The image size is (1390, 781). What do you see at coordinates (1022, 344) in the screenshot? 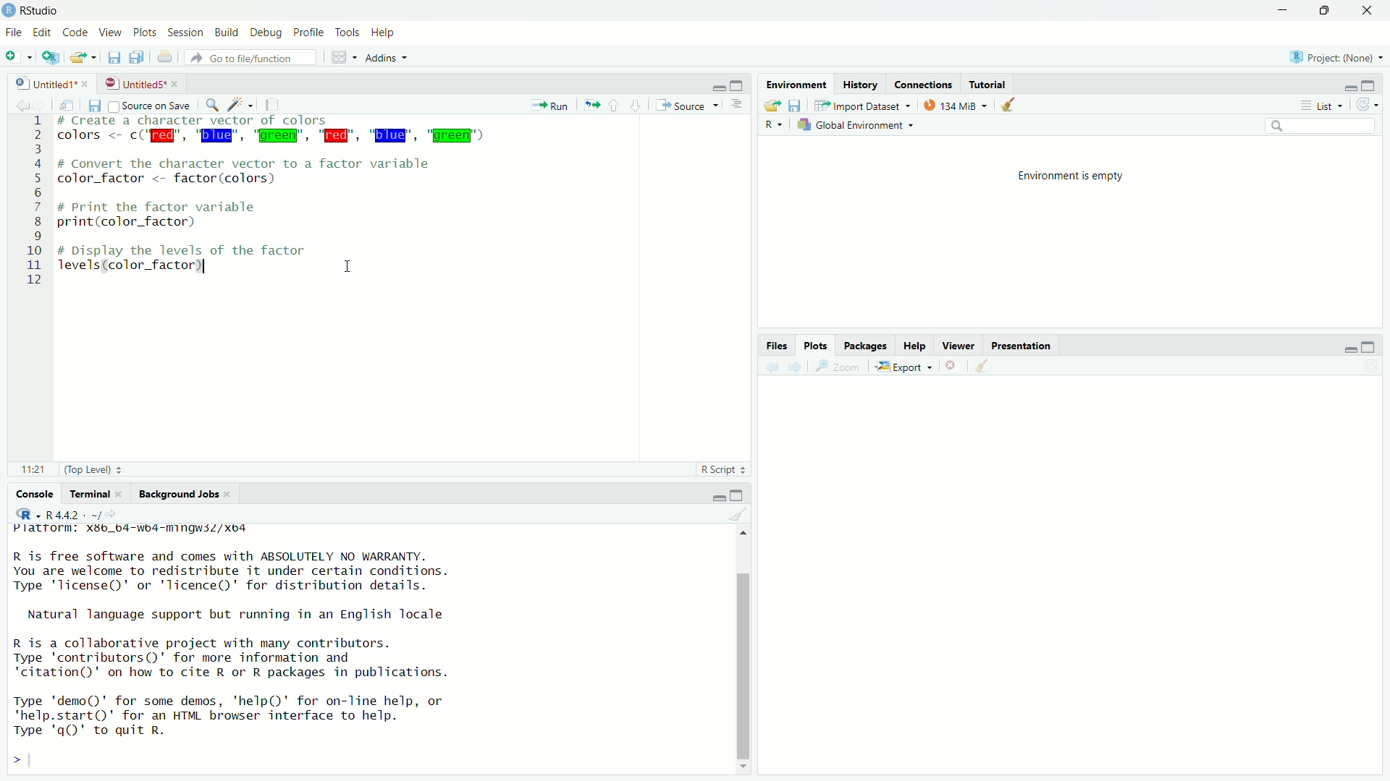
I see `Presentation` at bounding box center [1022, 344].